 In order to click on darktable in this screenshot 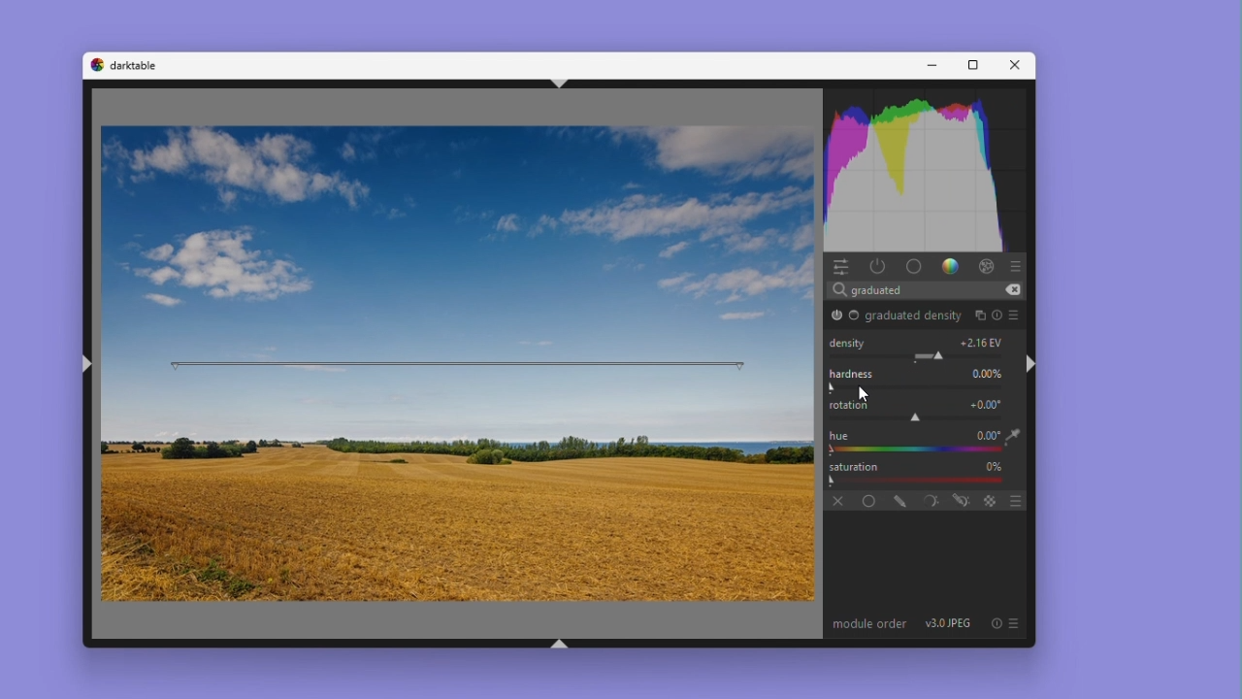, I will do `click(139, 65)`.